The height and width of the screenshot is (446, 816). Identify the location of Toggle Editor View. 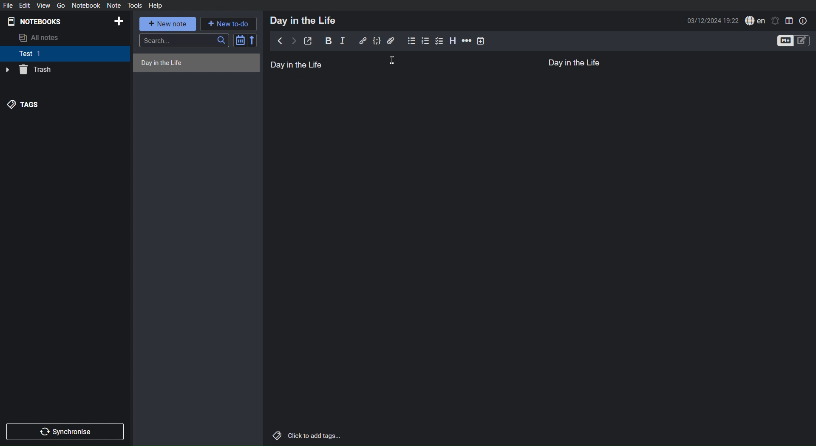
(789, 21).